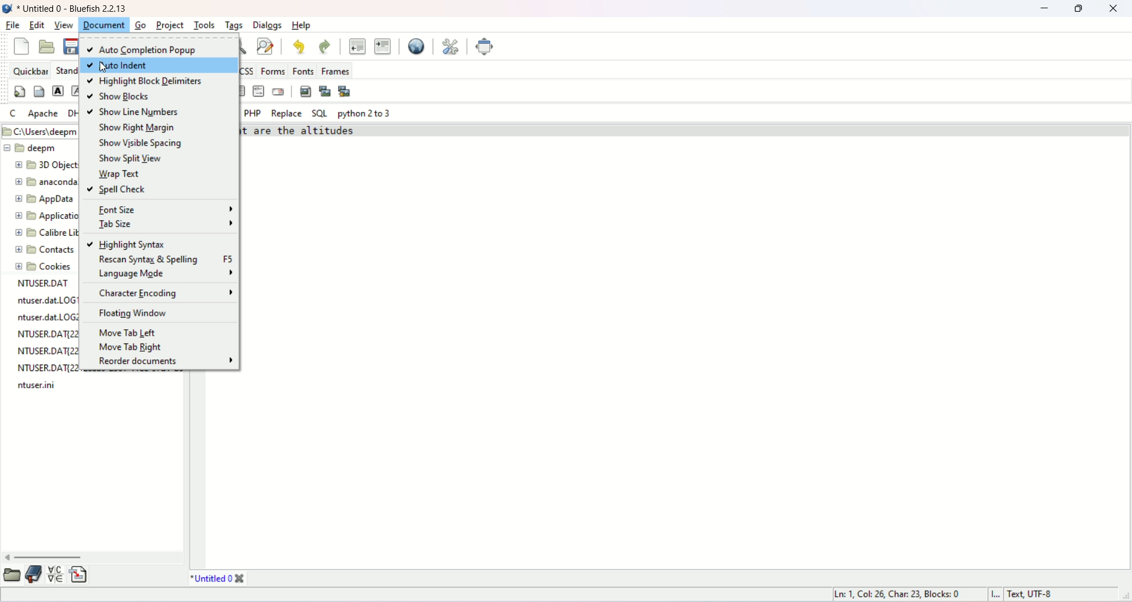 The height and width of the screenshot is (602, 1132). I want to click on spell check, so click(121, 190).